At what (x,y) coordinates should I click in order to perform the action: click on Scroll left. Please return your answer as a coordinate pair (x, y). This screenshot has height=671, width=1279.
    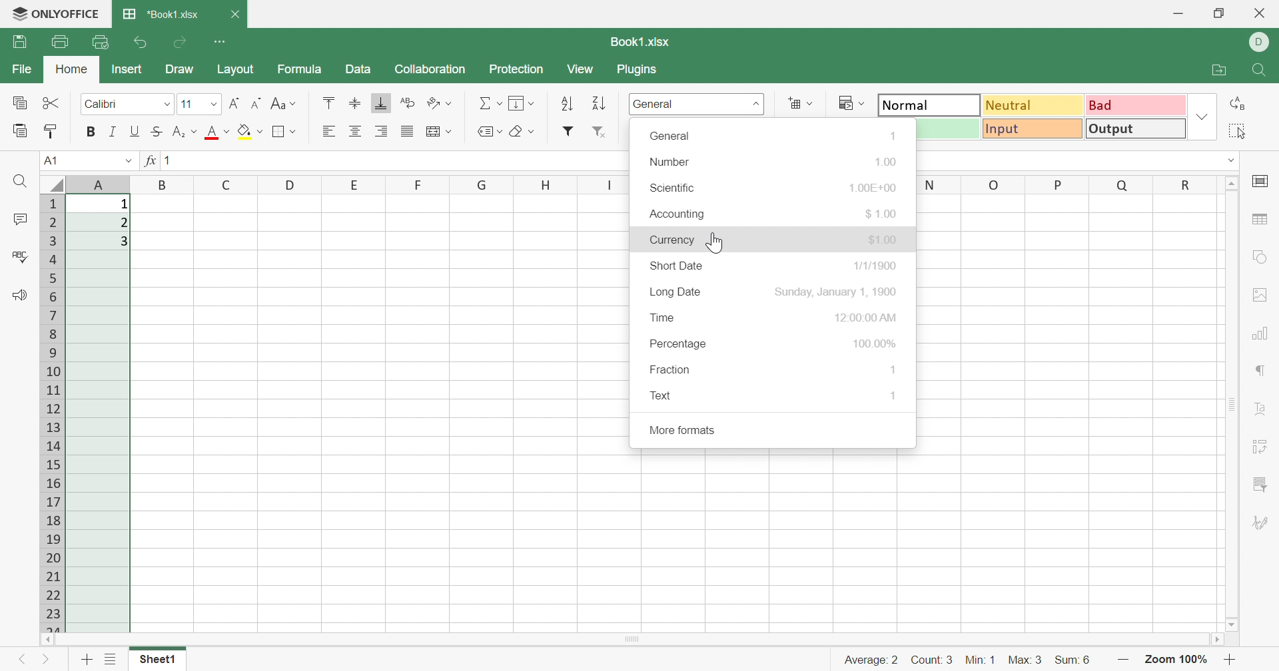
    Looking at the image, I should click on (47, 640).